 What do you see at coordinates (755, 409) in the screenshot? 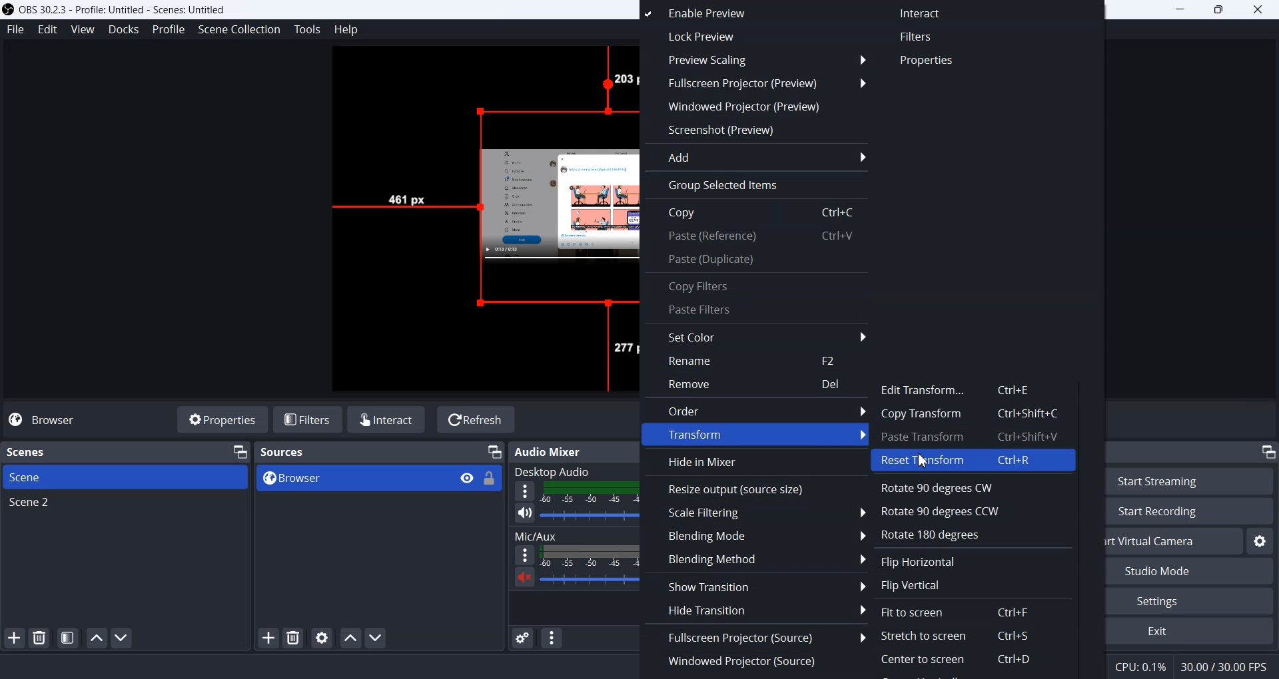
I see `Order` at bounding box center [755, 409].